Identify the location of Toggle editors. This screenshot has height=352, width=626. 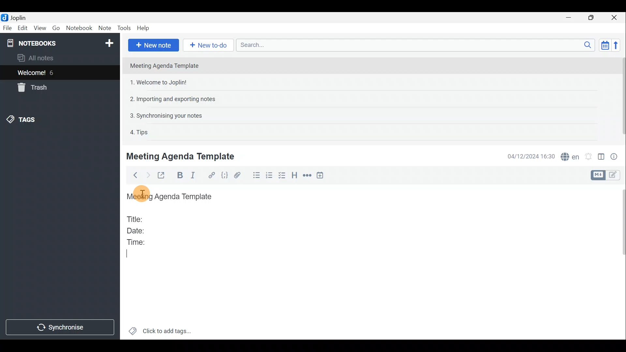
(615, 176).